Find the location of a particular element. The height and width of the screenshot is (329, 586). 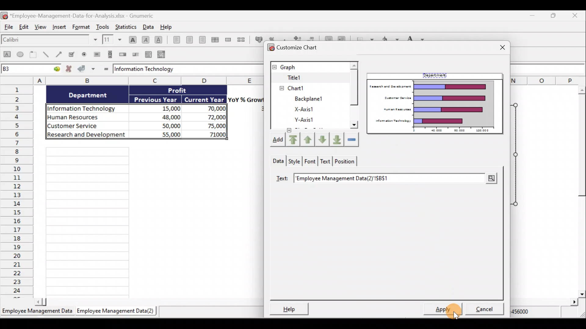

Create a list is located at coordinates (148, 55).